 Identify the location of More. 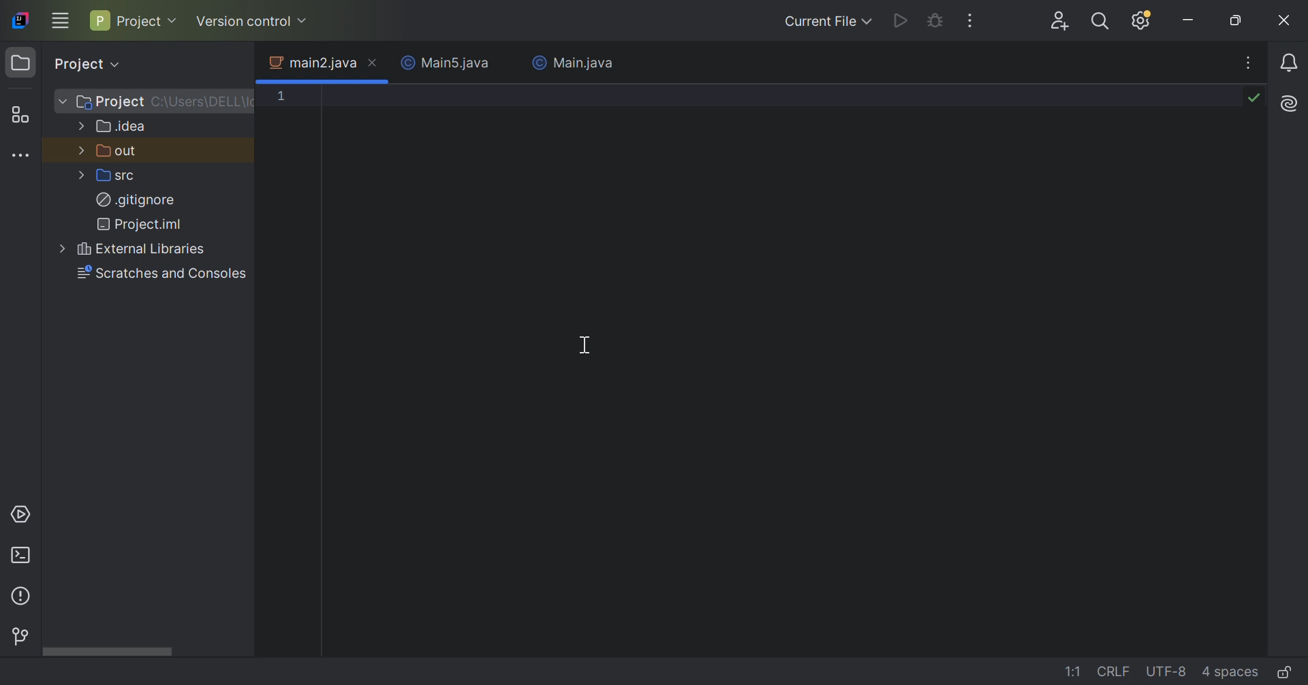
(80, 148).